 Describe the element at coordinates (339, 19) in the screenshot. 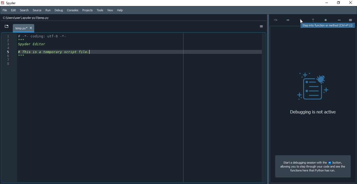

I see `More` at that location.